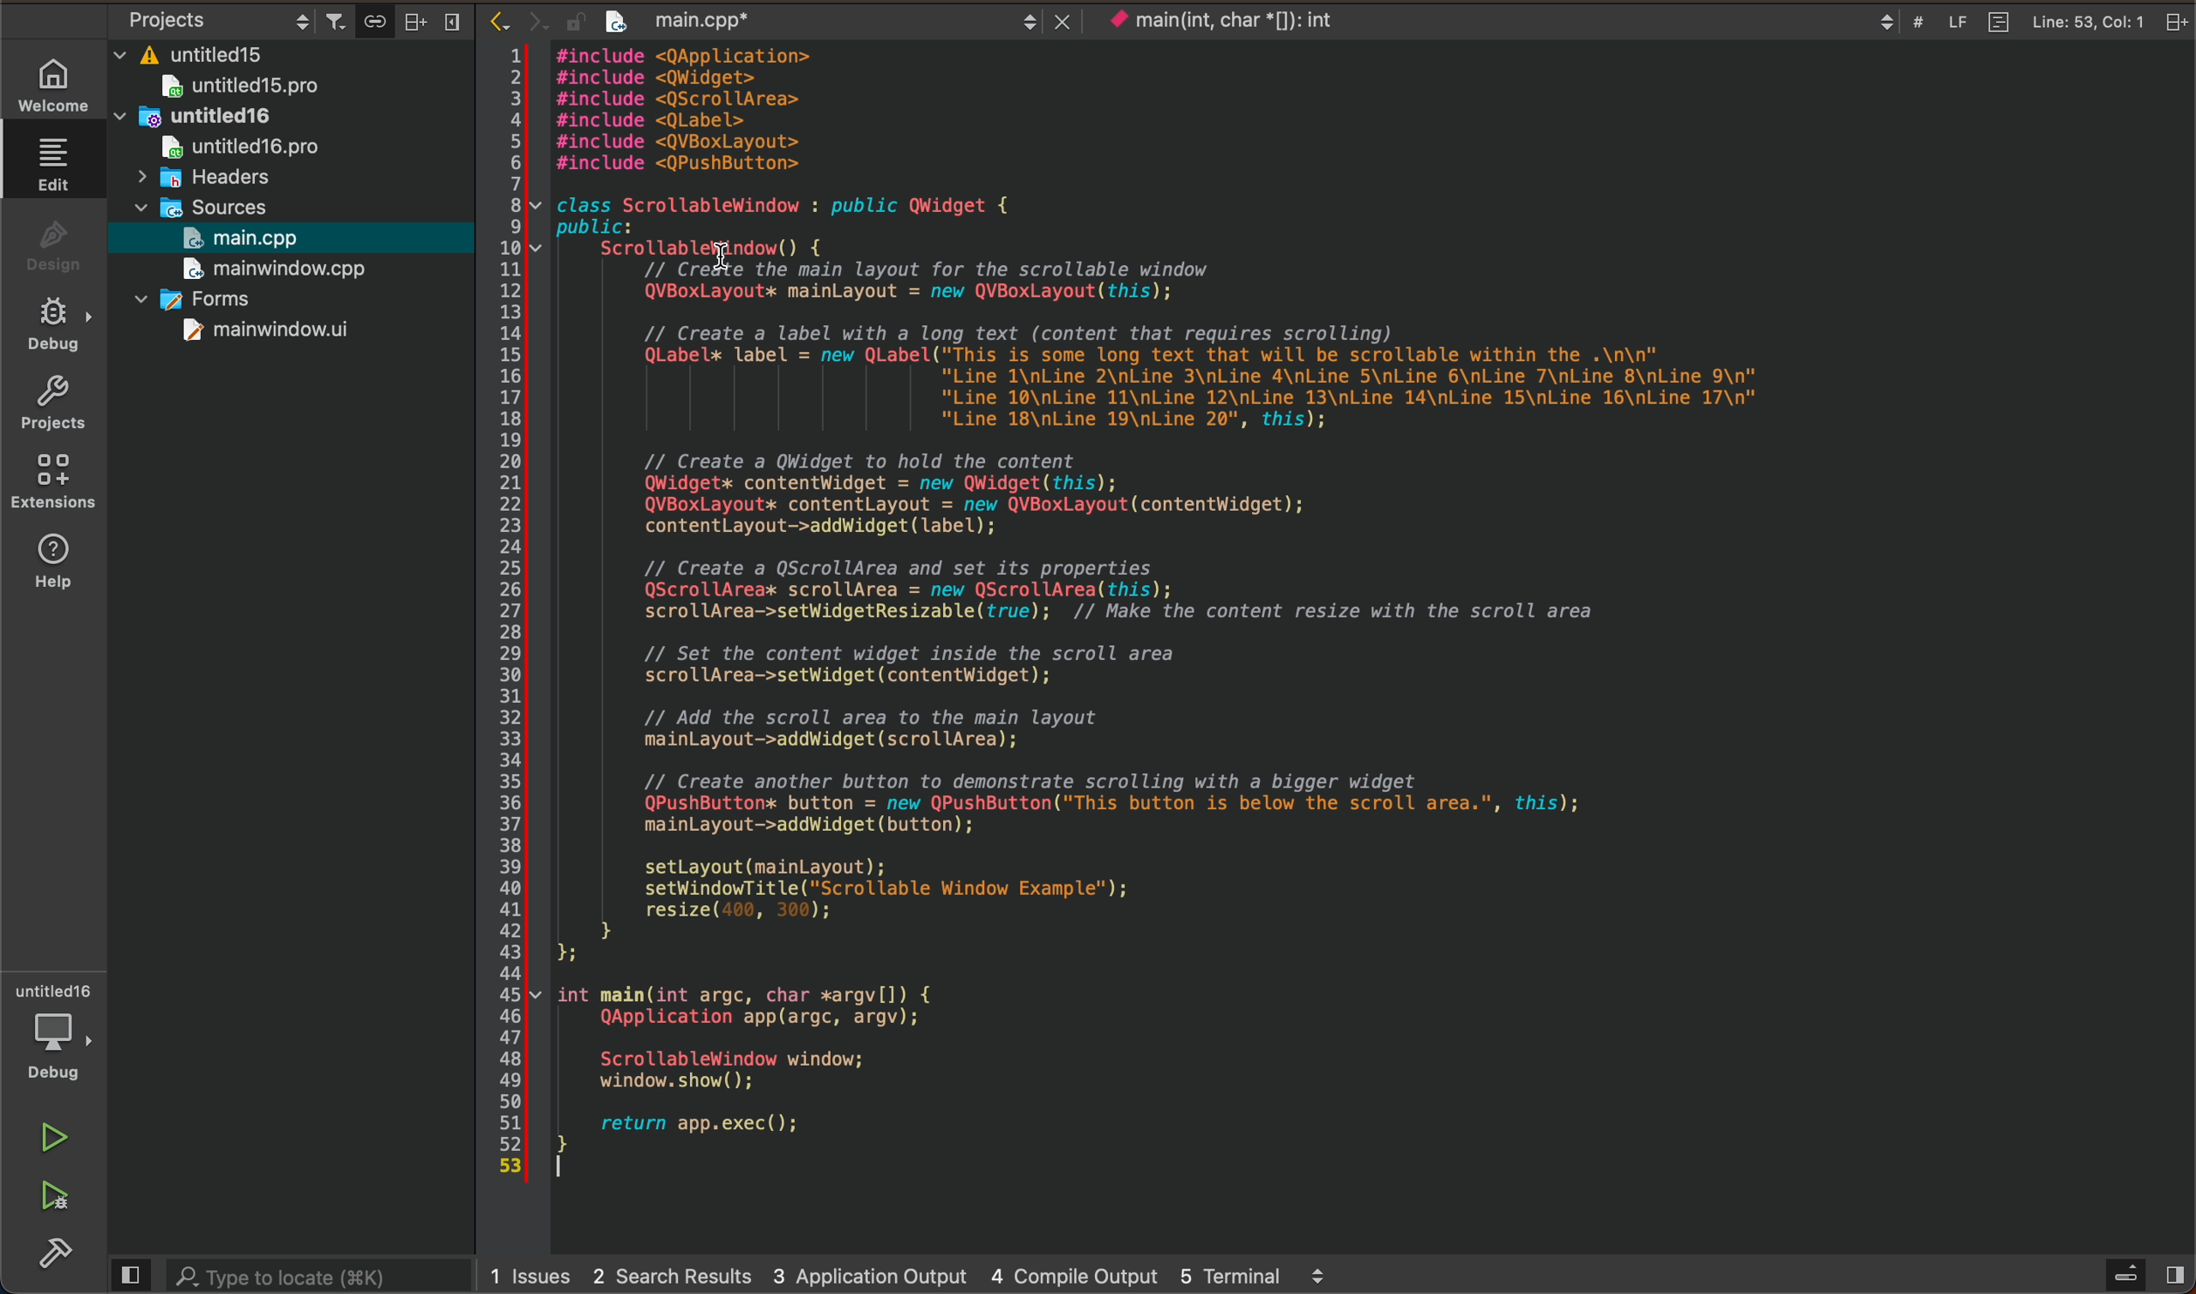 The image size is (2196, 1294). Describe the element at coordinates (49, 246) in the screenshot. I see `design` at that location.